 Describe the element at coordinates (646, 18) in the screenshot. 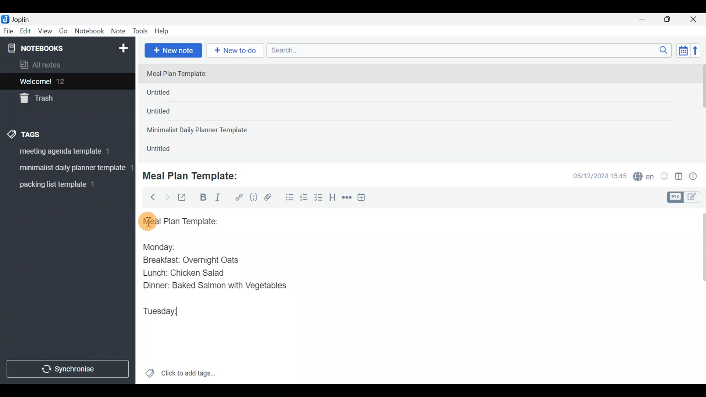

I see `Minimize` at that location.